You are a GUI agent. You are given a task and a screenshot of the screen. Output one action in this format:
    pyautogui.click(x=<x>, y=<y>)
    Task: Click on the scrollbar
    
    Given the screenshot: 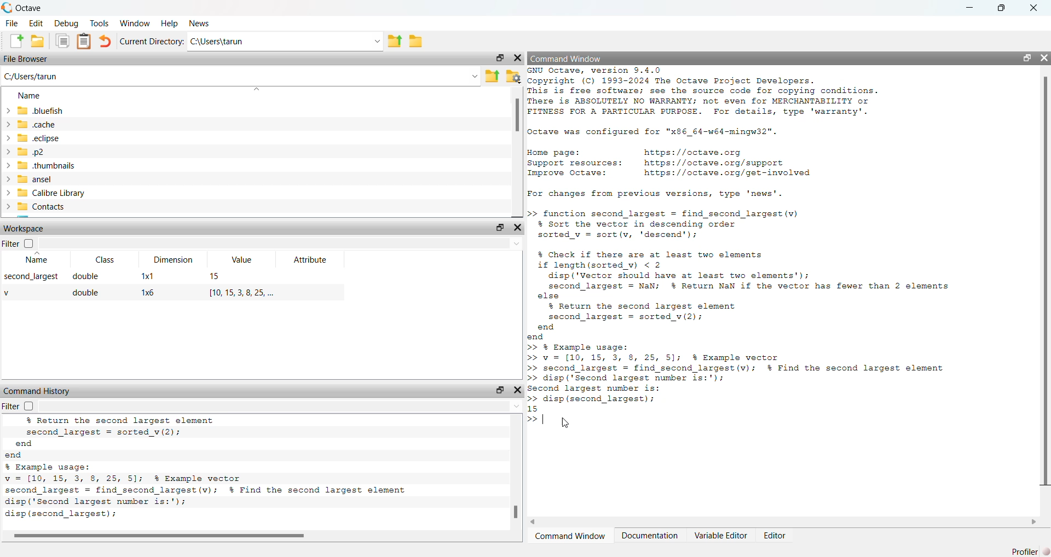 What is the action you would take?
    pyautogui.click(x=161, y=536)
    